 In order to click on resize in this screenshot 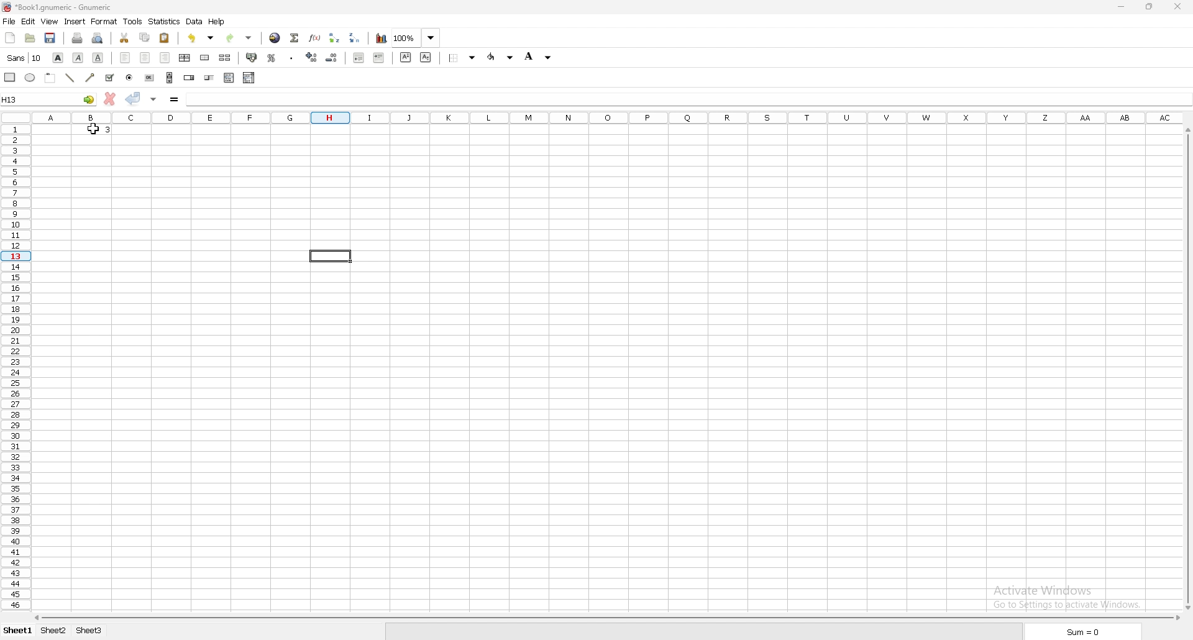, I will do `click(1151, 6)`.